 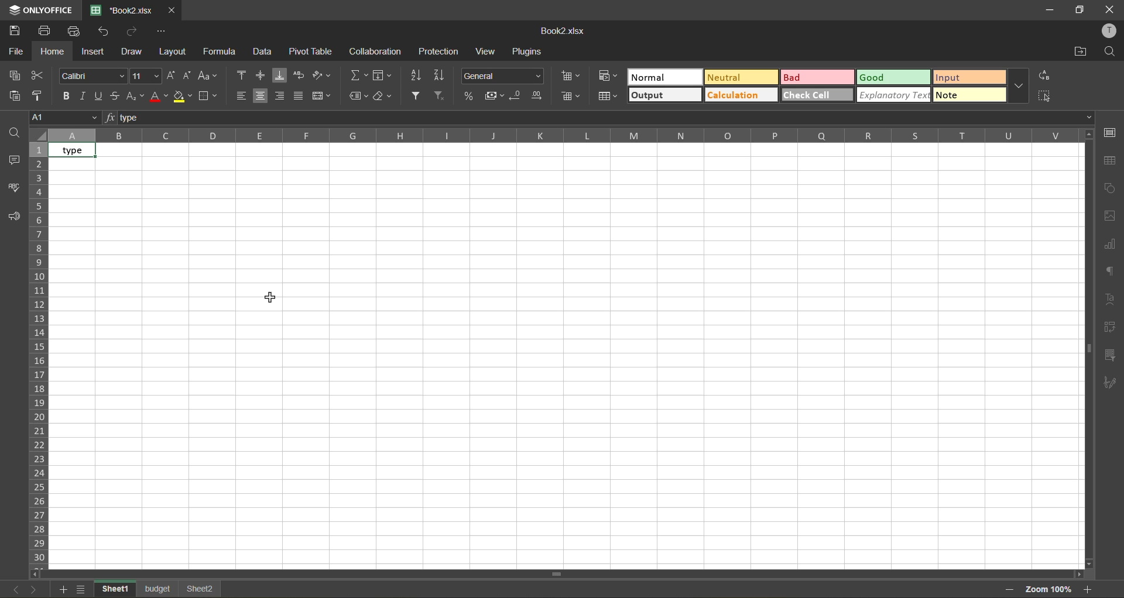 What do you see at coordinates (160, 98) in the screenshot?
I see `font color` at bounding box center [160, 98].